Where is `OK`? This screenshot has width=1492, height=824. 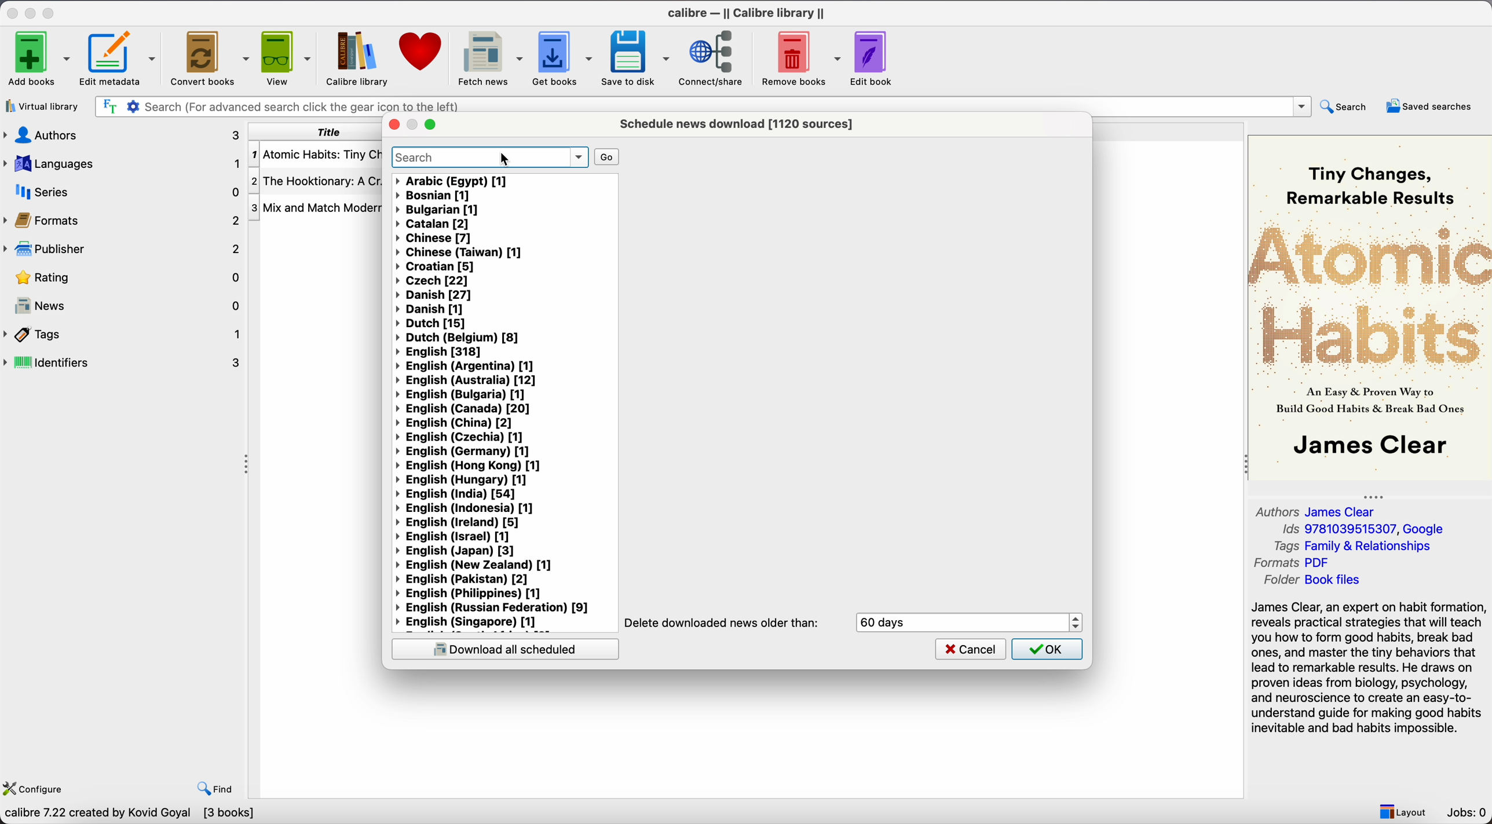
OK is located at coordinates (1047, 649).